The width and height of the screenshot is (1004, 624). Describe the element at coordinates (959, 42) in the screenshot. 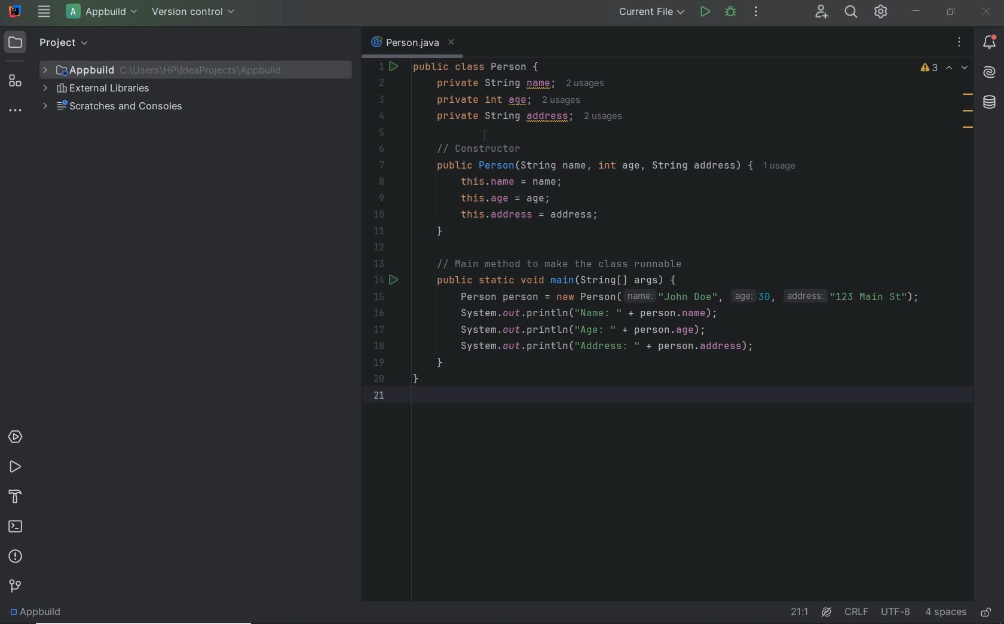

I see `recent files, tab actions` at that location.